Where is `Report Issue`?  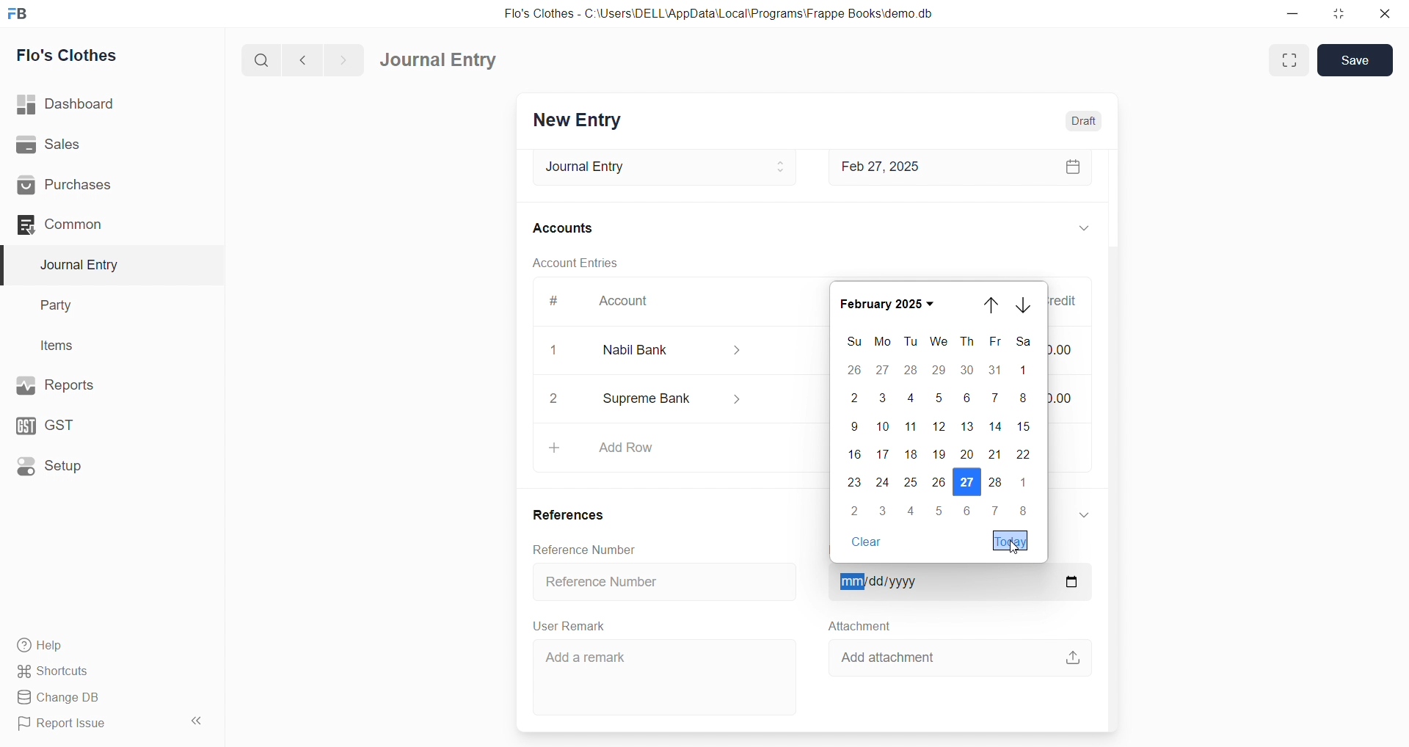 Report Issue is located at coordinates (88, 726).